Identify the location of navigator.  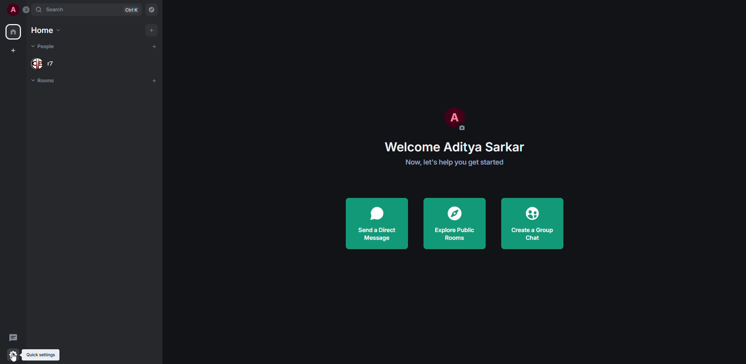
(154, 10).